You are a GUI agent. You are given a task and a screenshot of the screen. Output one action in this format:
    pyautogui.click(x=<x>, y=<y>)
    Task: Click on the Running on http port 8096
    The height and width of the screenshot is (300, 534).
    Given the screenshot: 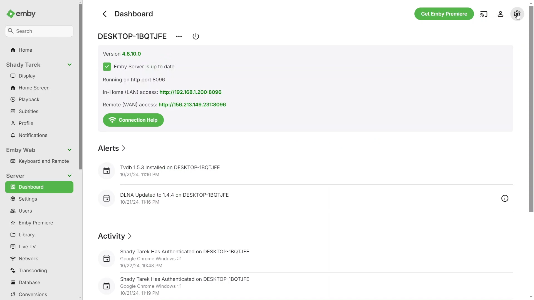 What is the action you would take?
    pyautogui.click(x=136, y=79)
    